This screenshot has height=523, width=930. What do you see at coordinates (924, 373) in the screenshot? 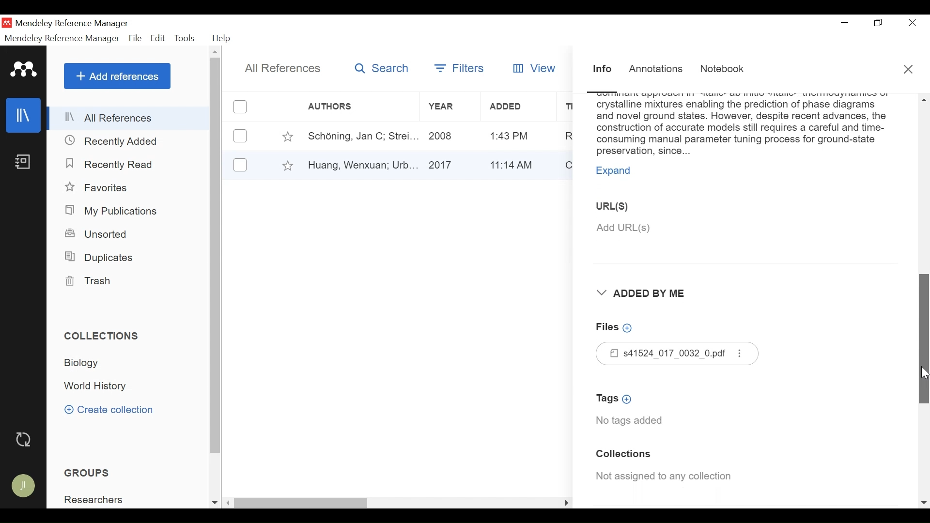
I see `Cursor` at bounding box center [924, 373].